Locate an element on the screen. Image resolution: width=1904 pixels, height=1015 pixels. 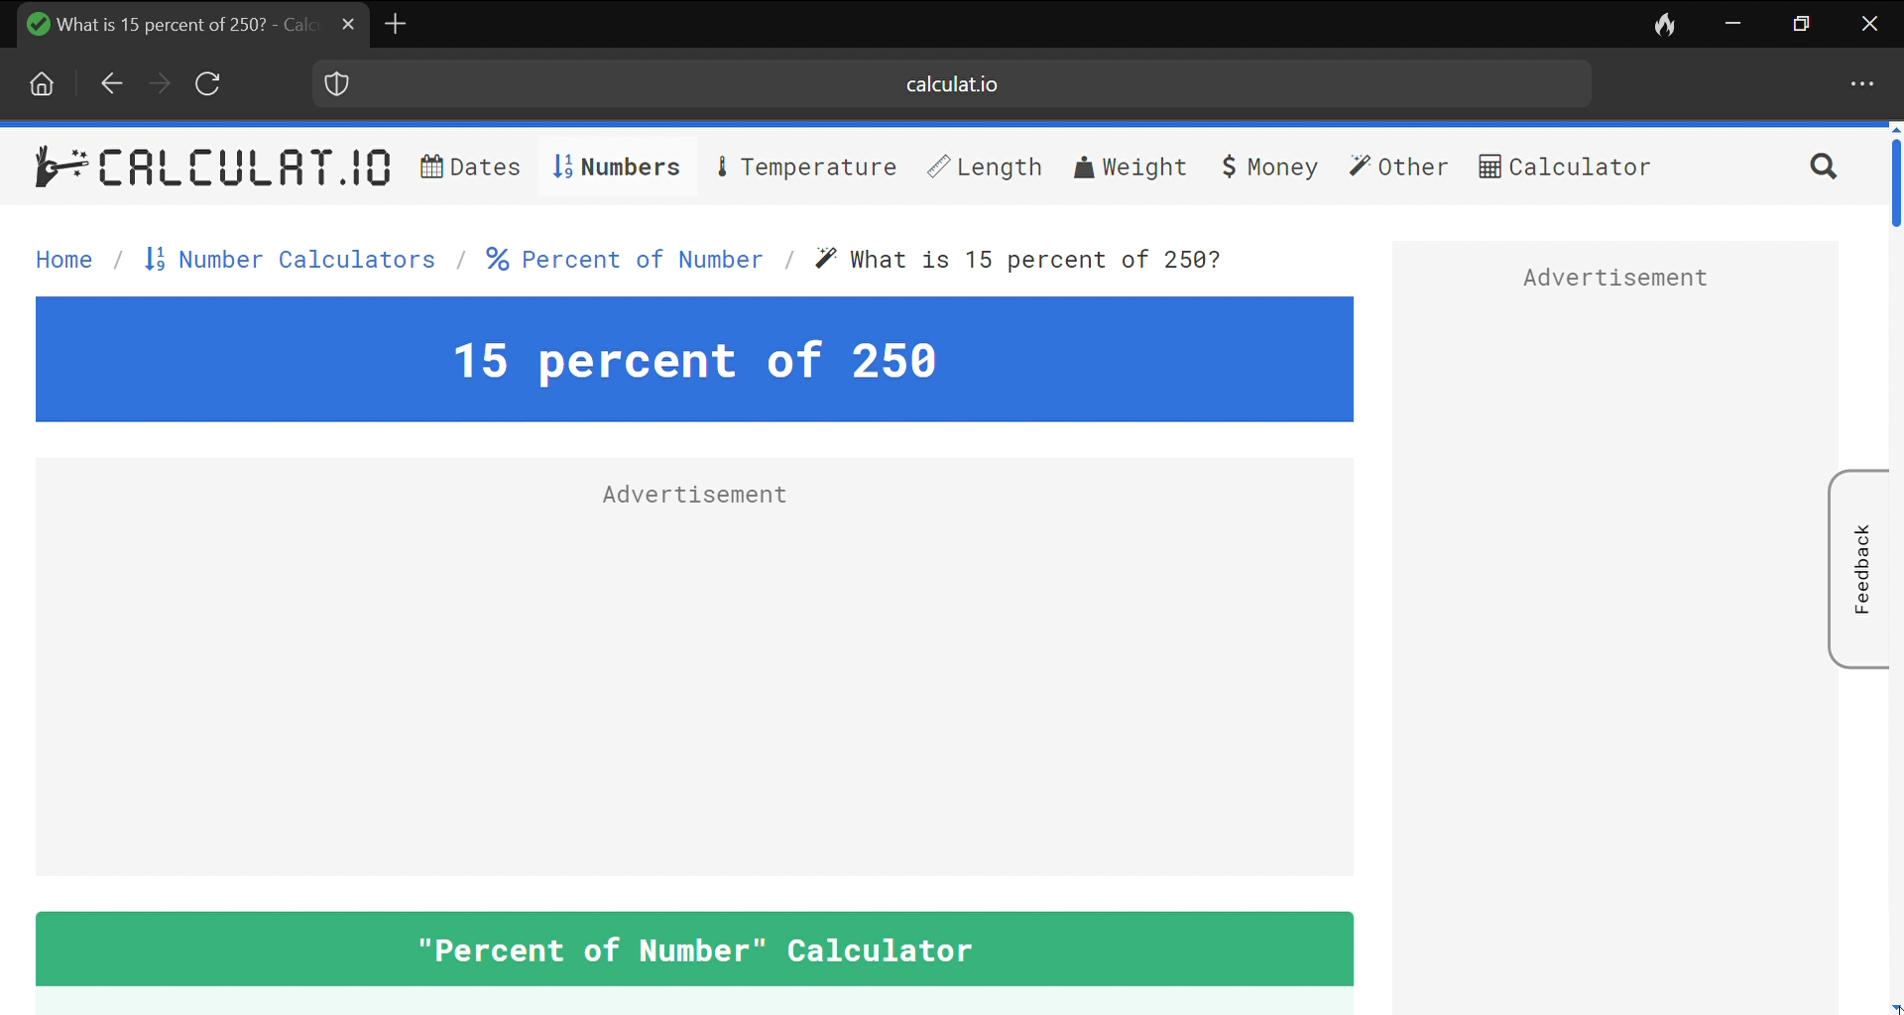
shield logo is located at coordinates (334, 84).